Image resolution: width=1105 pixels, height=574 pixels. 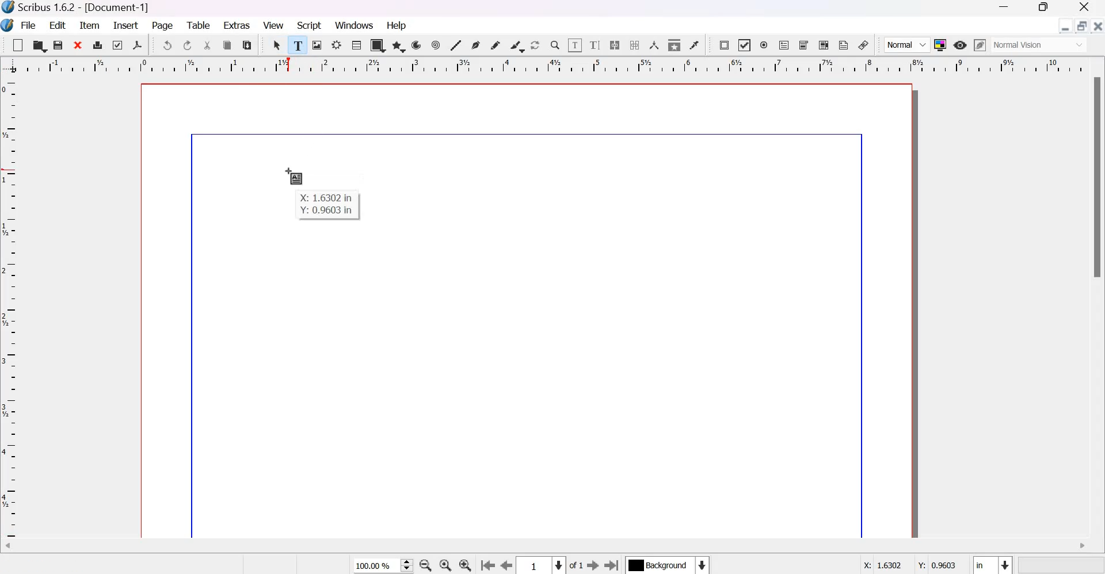 I want to click on page, so click(x=163, y=26).